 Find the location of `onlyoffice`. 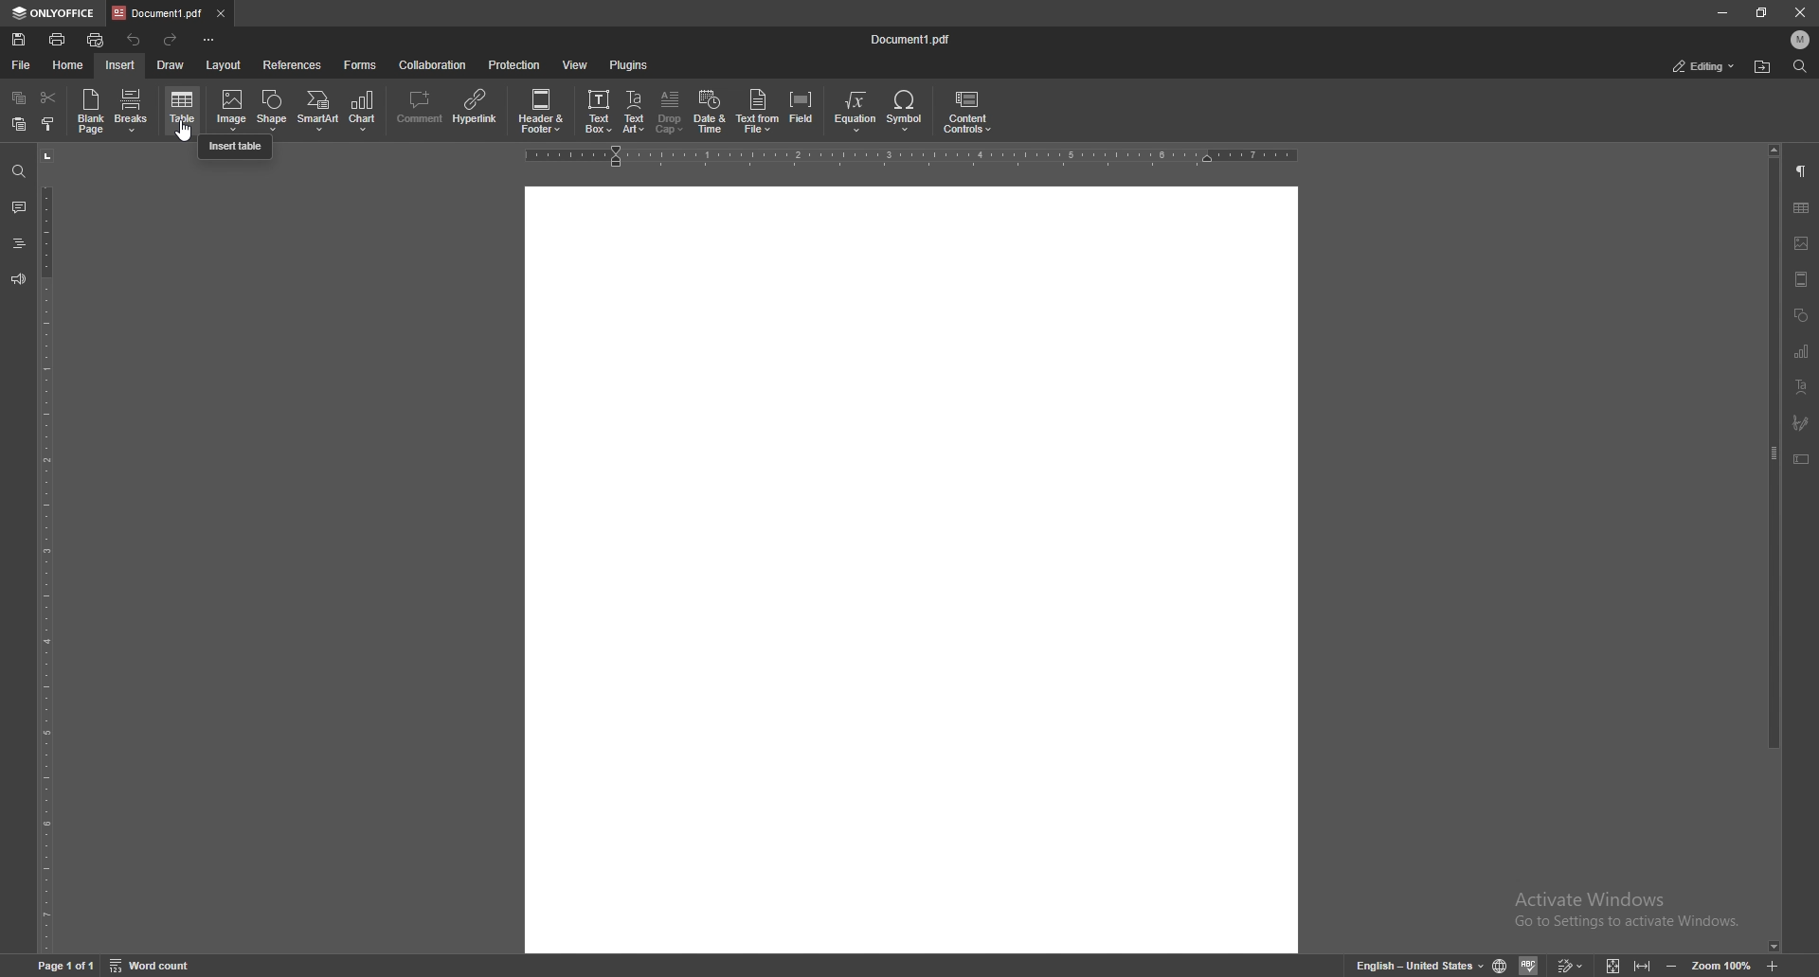

onlyoffice is located at coordinates (57, 14).